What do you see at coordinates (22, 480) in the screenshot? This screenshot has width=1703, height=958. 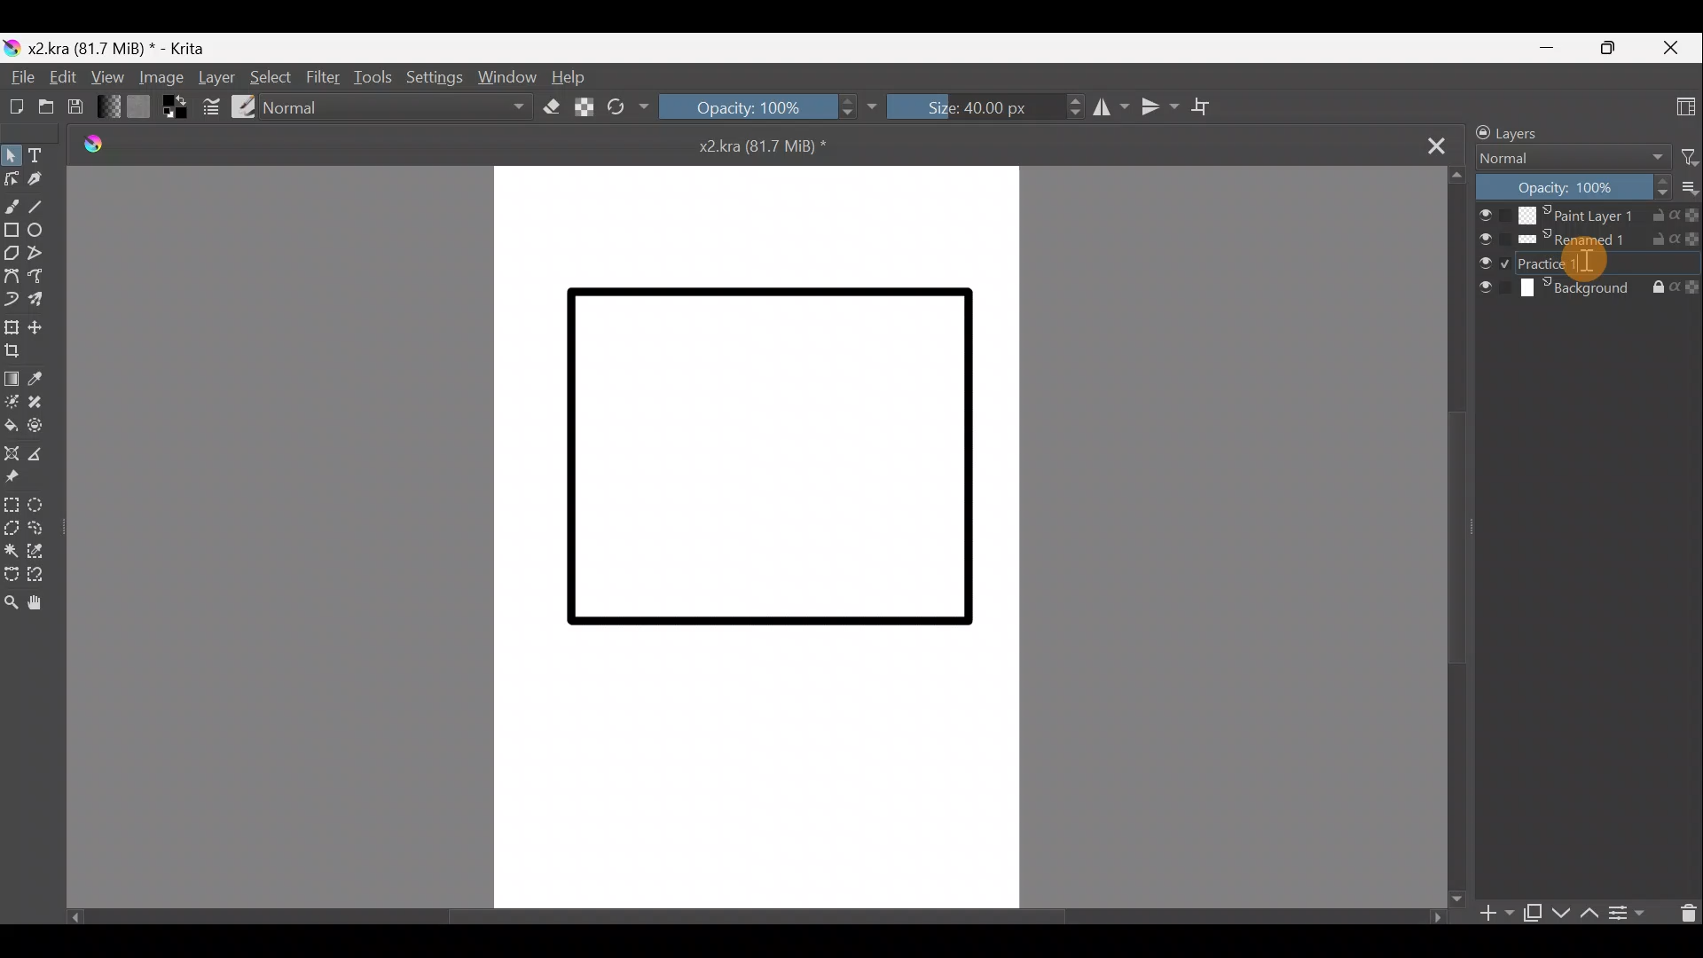 I see `Reference images tool` at bounding box center [22, 480].